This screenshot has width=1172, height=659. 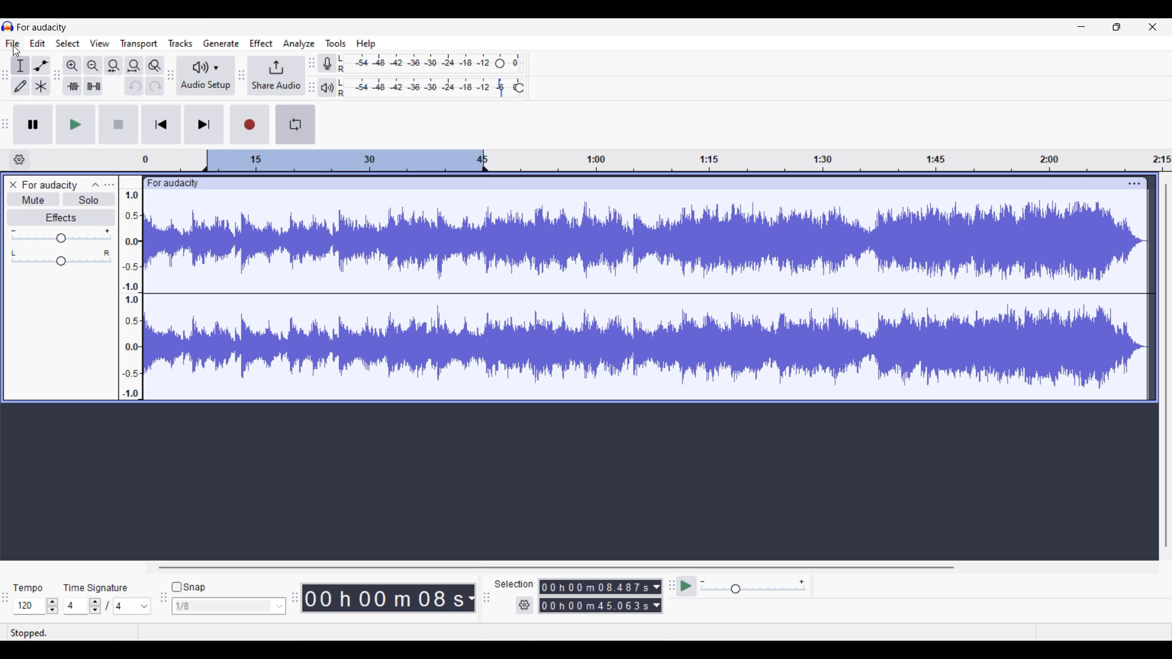 What do you see at coordinates (295, 124) in the screenshot?
I see `Enable looping` at bounding box center [295, 124].